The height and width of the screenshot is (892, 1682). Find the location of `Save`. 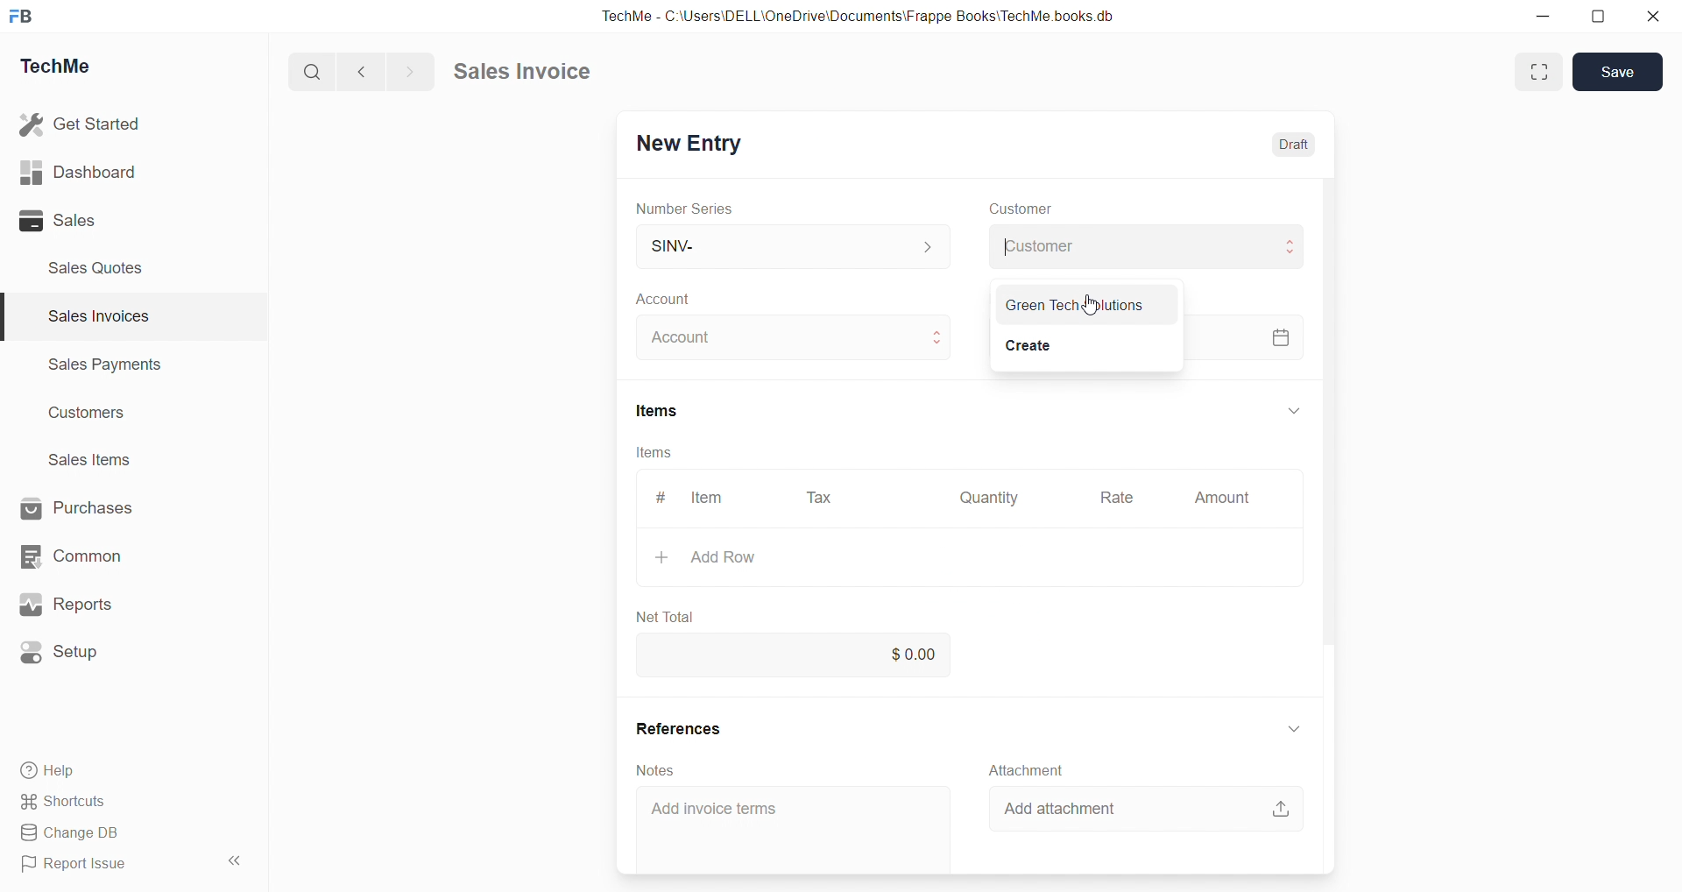

Save is located at coordinates (1618, 71).